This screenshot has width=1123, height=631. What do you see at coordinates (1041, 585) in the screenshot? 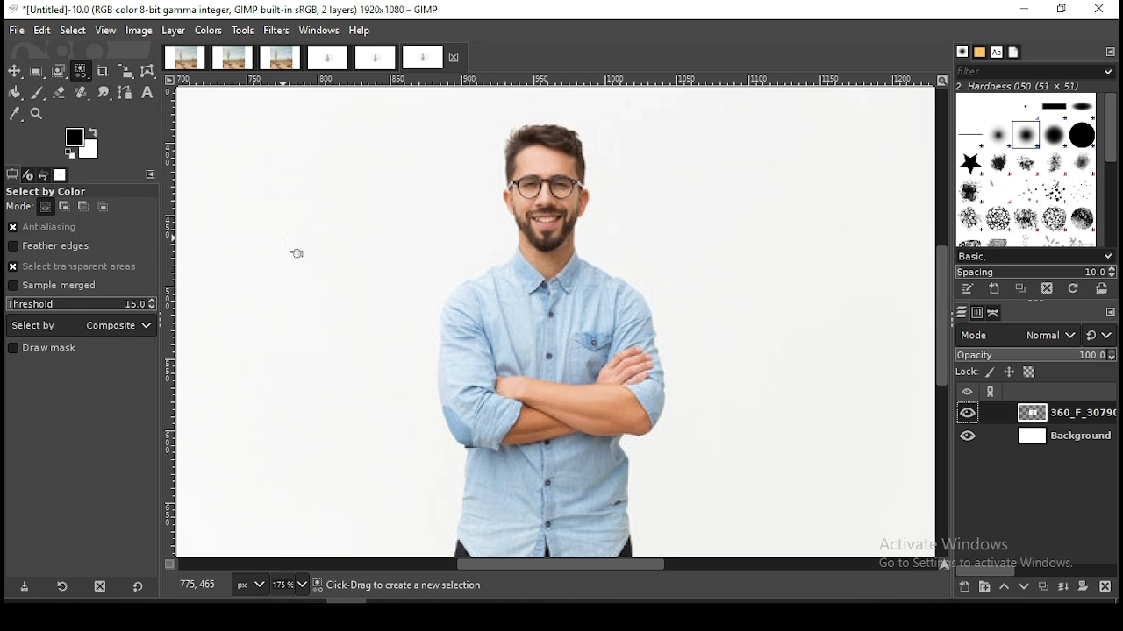
I see `duplicate layer` at bounding box center [1041, 585].